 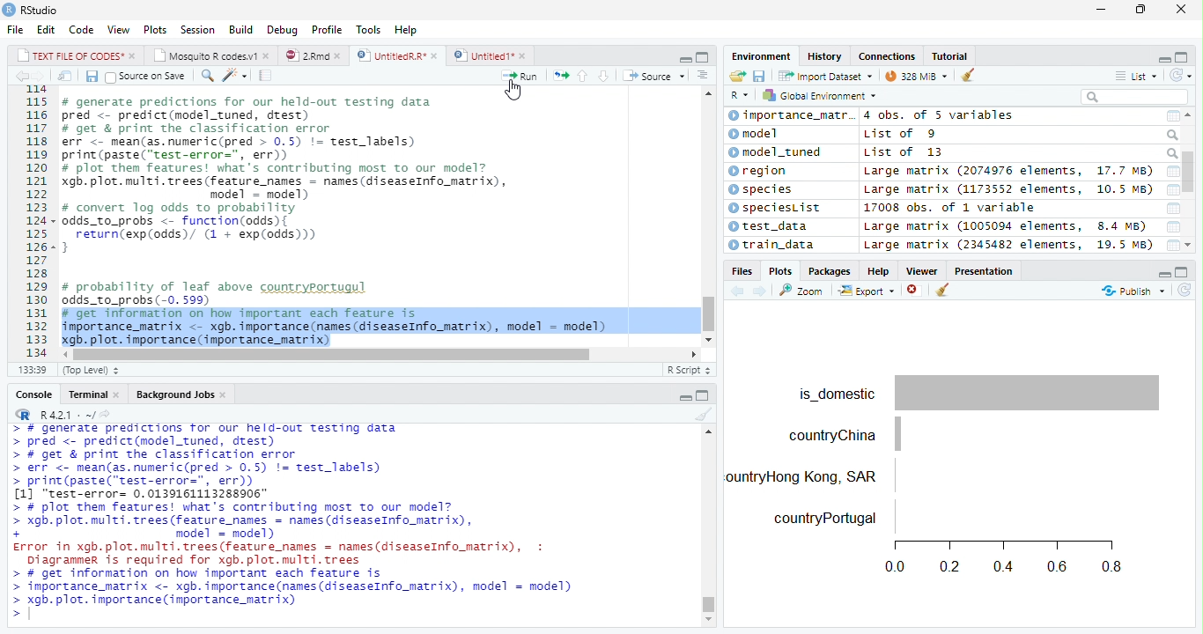 I want to click on Importance _matr., so click(x=790, y=115).